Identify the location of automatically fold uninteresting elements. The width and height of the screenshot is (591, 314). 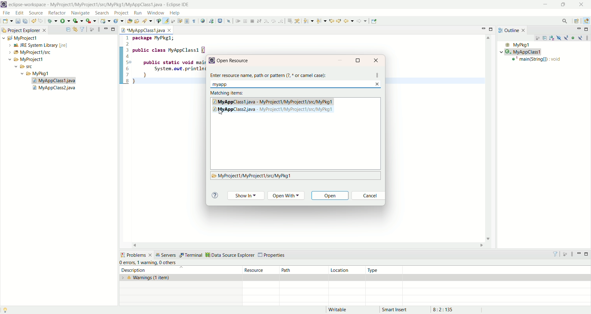
(174, 21).